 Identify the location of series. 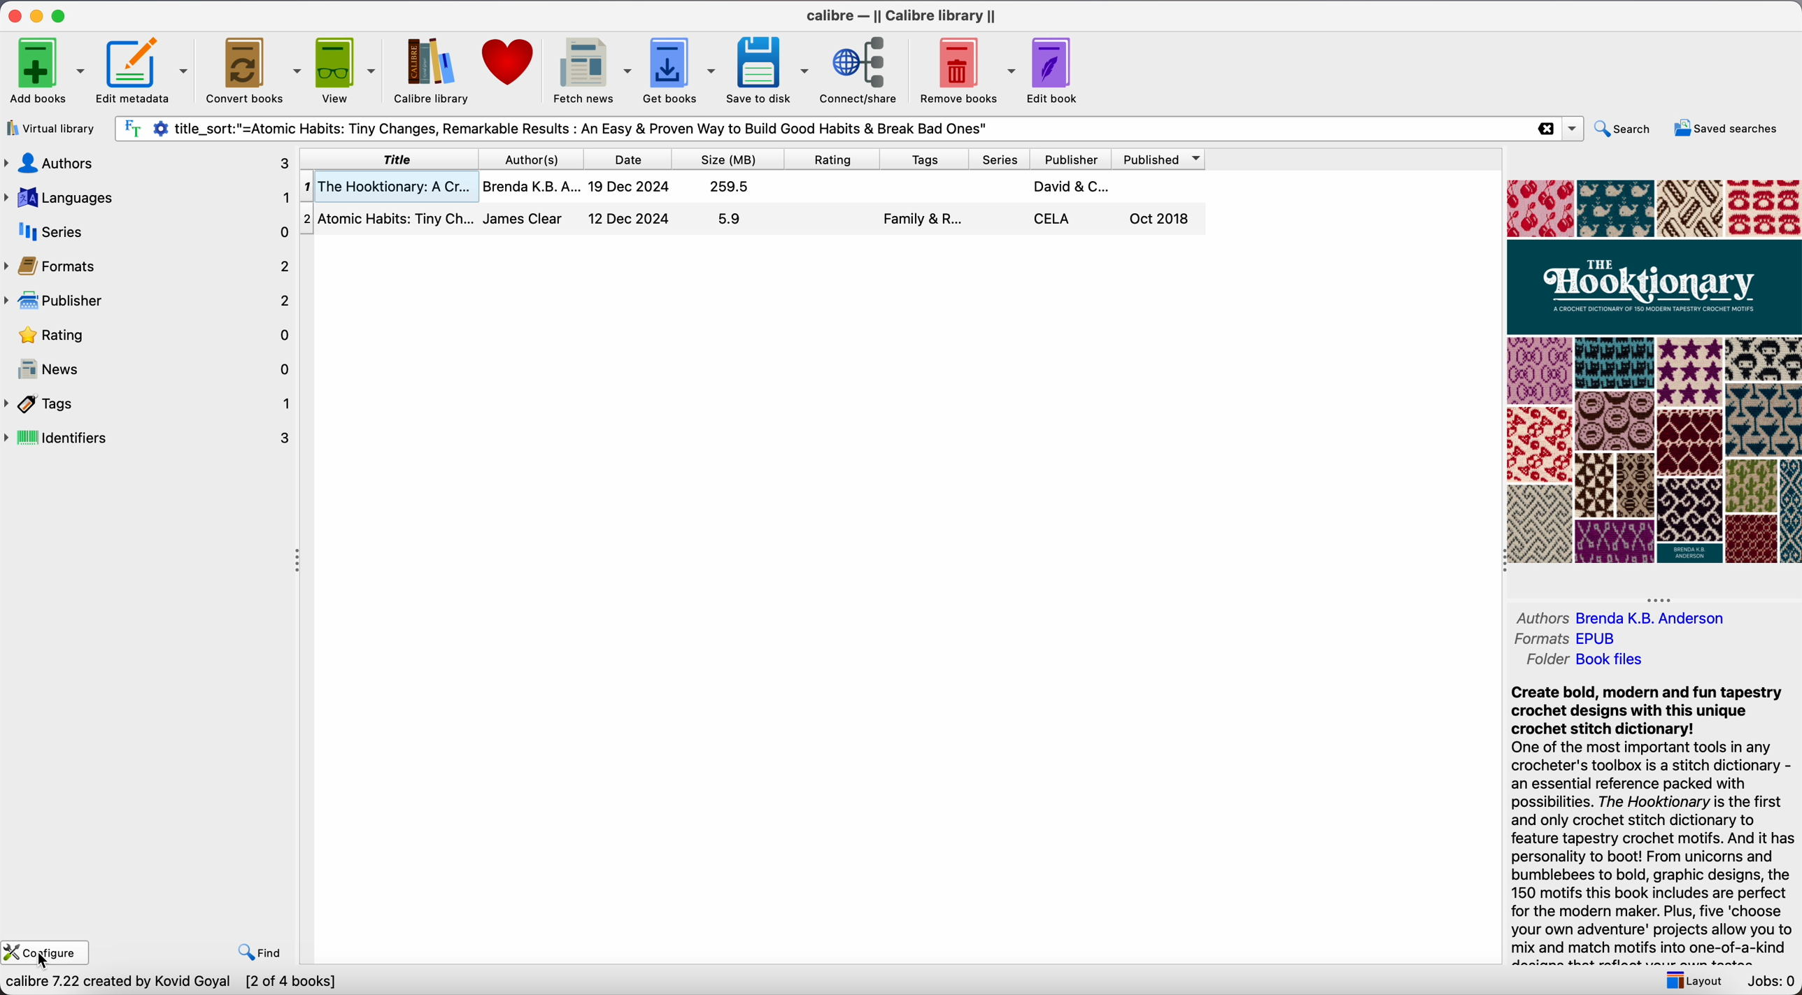
(149, 234).